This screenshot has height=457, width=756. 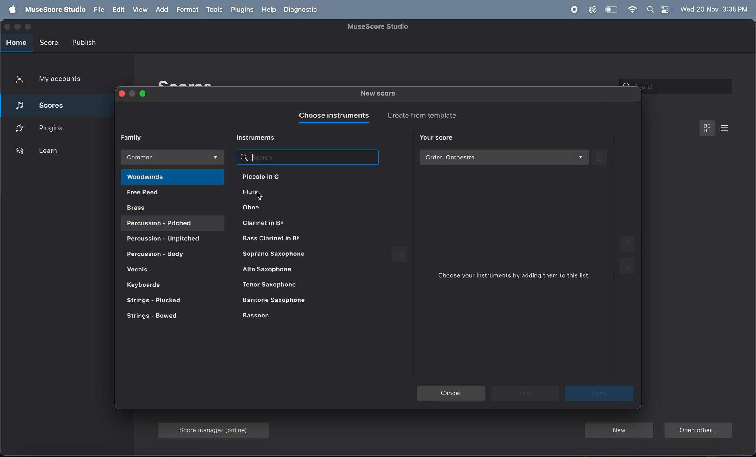 What do you see at coordinates (426, 115) in the screenshot?
I see `create from template` at bounding box center [426, 115].